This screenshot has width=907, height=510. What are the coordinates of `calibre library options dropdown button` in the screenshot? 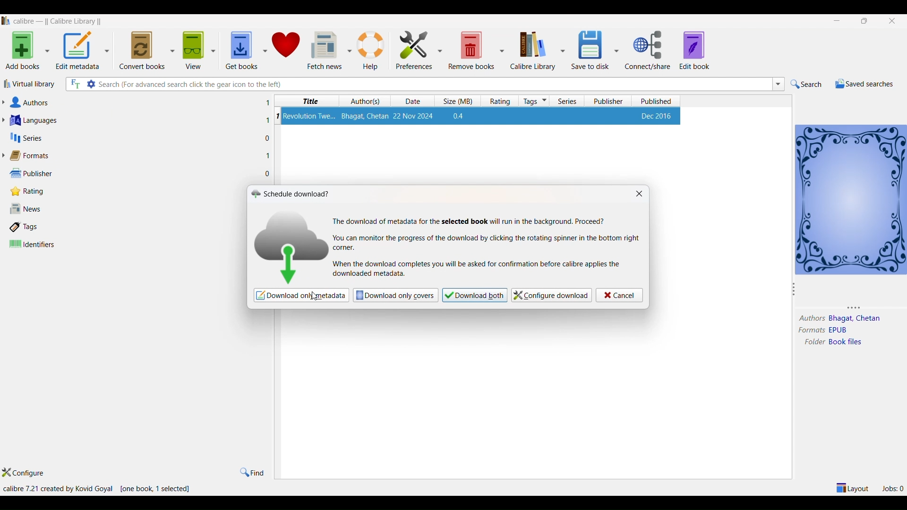 It's located at (563, 50).